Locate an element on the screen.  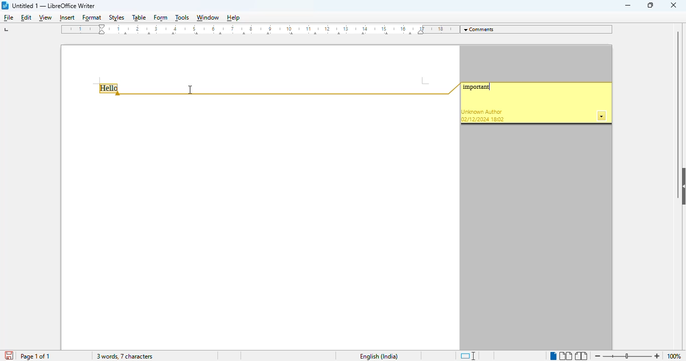
standard selection is located at coordinates (468, 355).